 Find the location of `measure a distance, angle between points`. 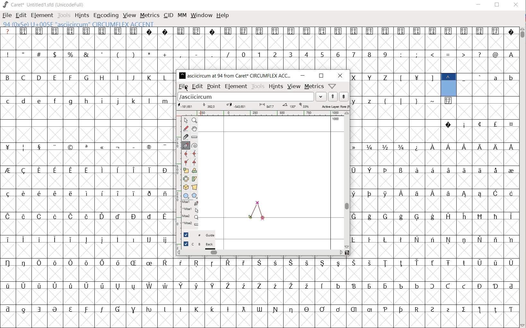

measure a distance, angle between points is located at coordinates (195, 137).